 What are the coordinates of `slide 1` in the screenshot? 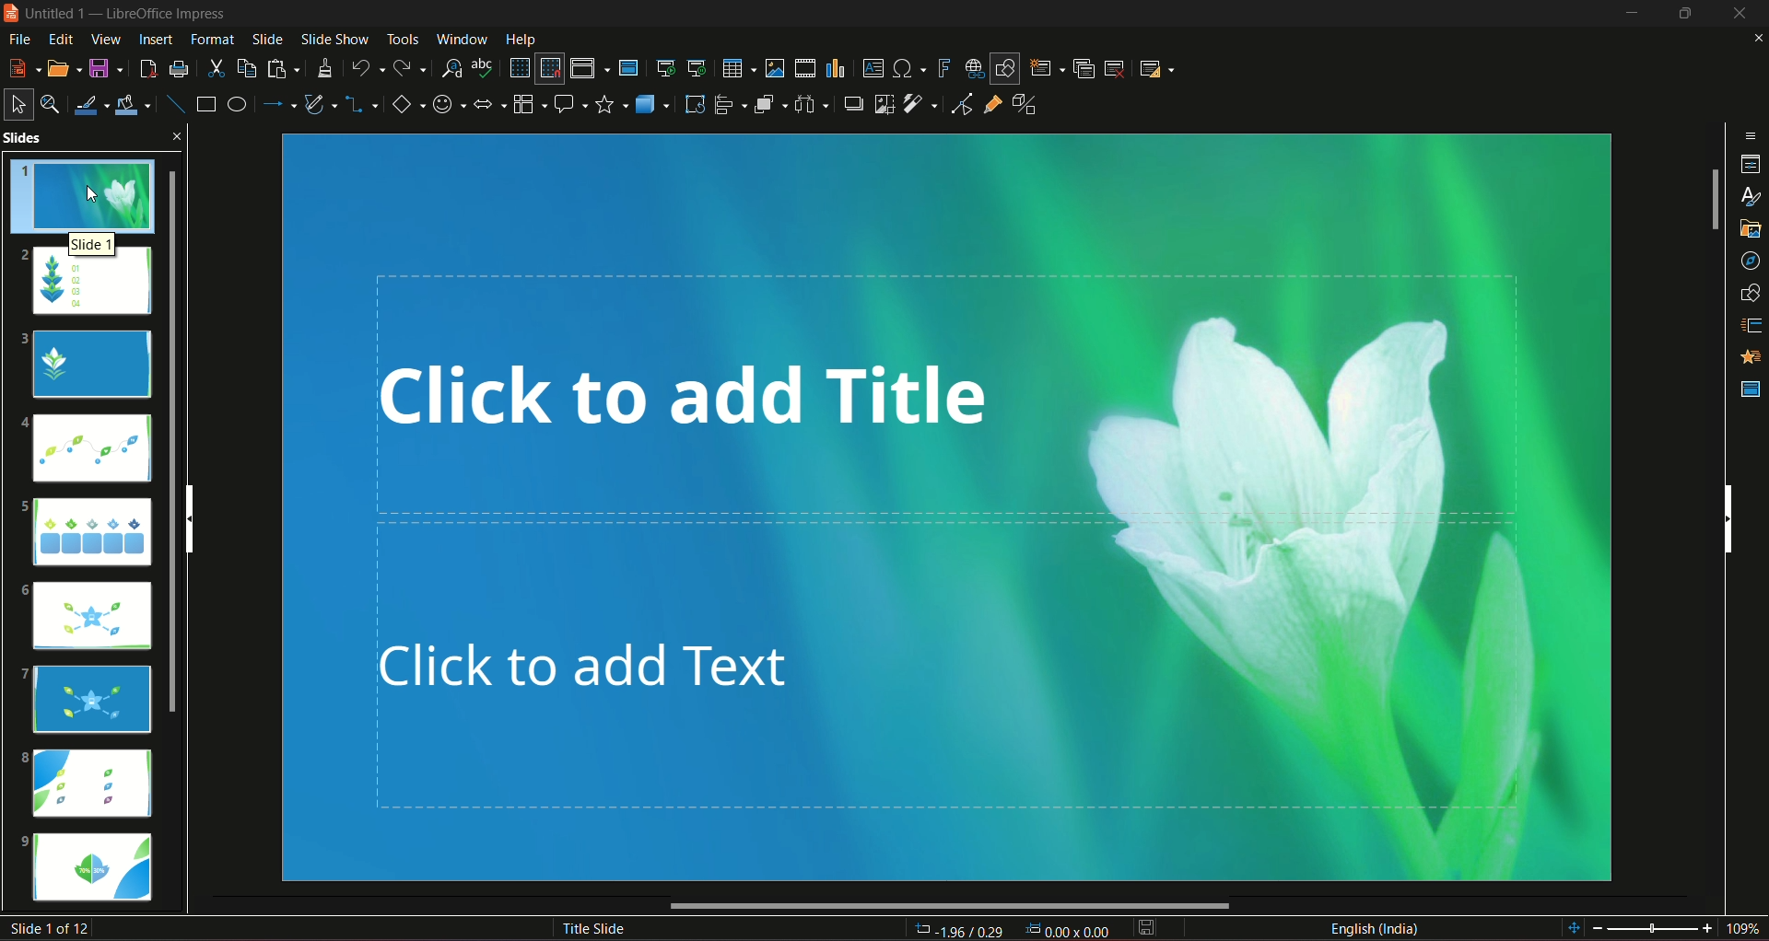 It's located at (88, 194).